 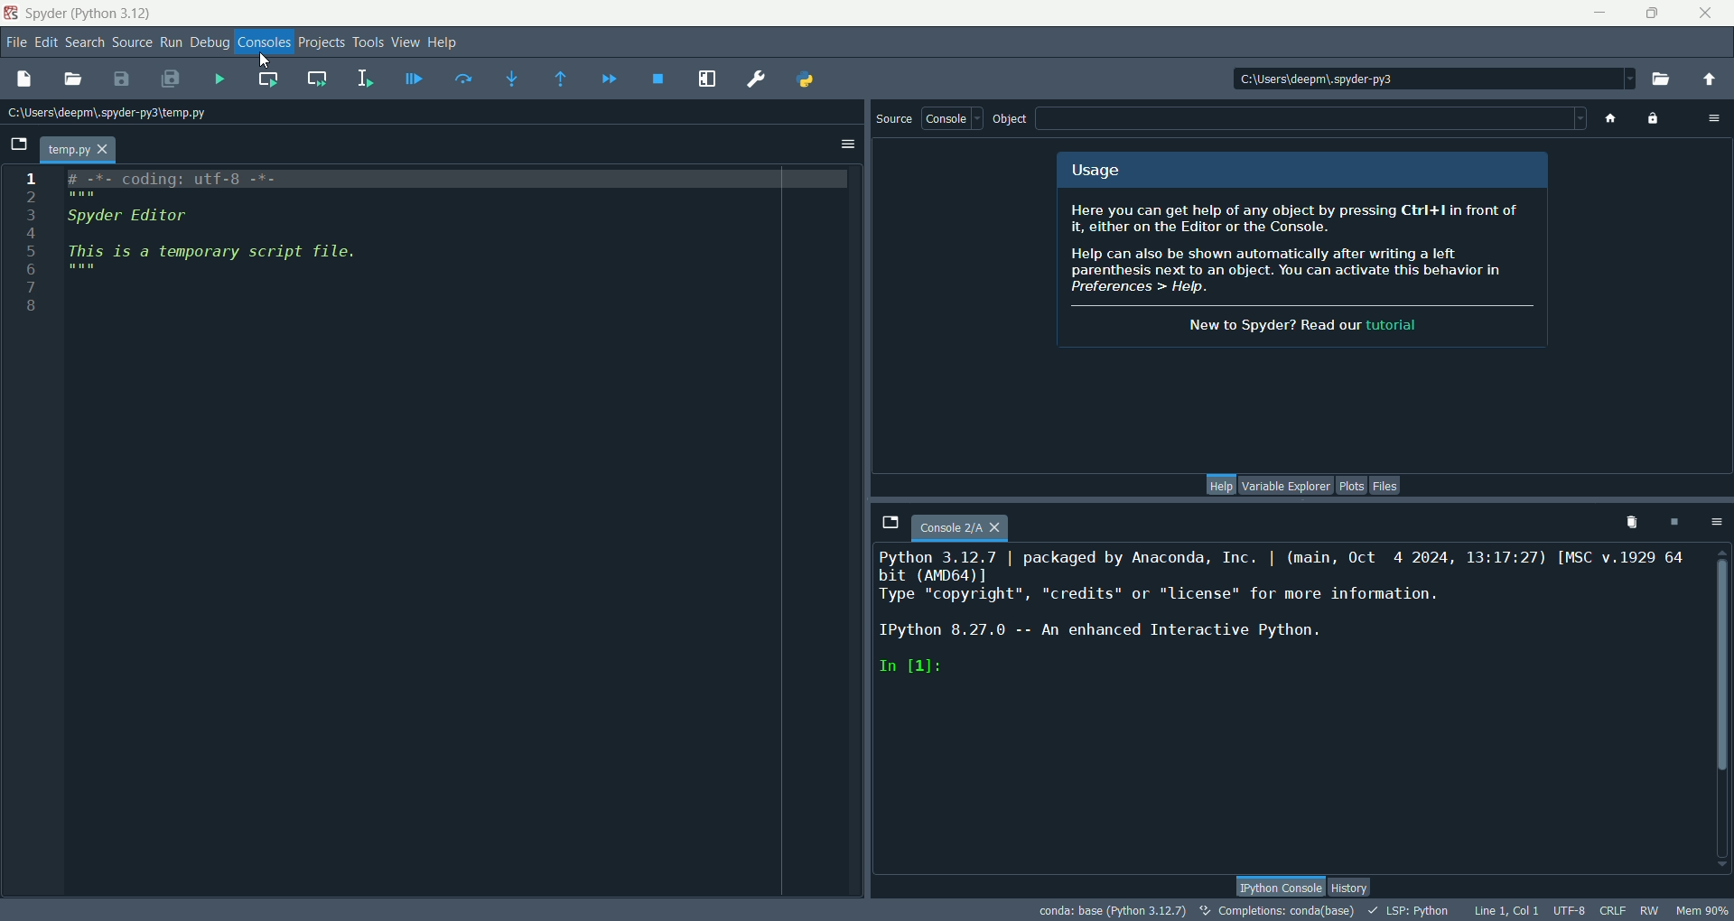 What do you see at coordinates (1310, 116) in the screenshot?
I see `blank space` at bounding box center [1310, 116].